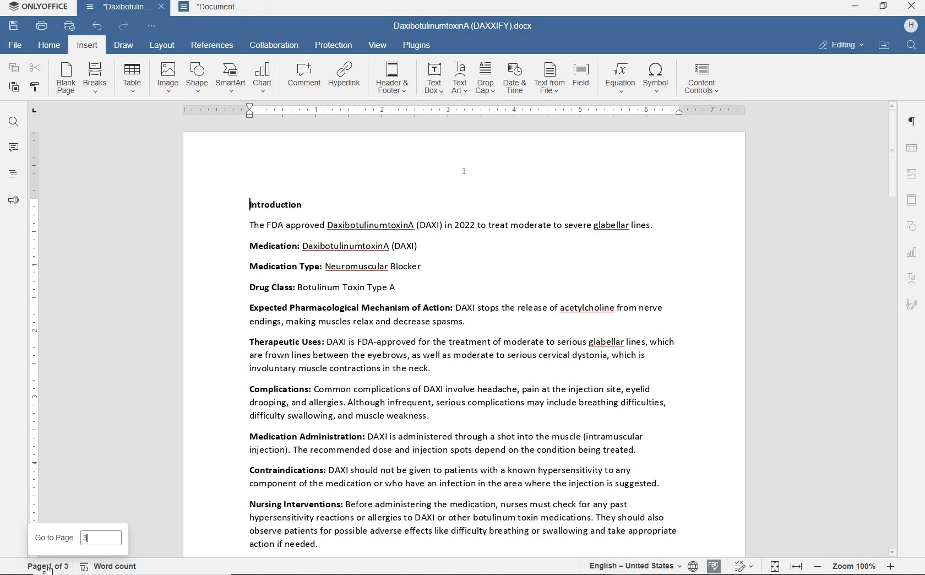 This screenshot has width=925, height=575. I want to click on 1, so click(464, 171).